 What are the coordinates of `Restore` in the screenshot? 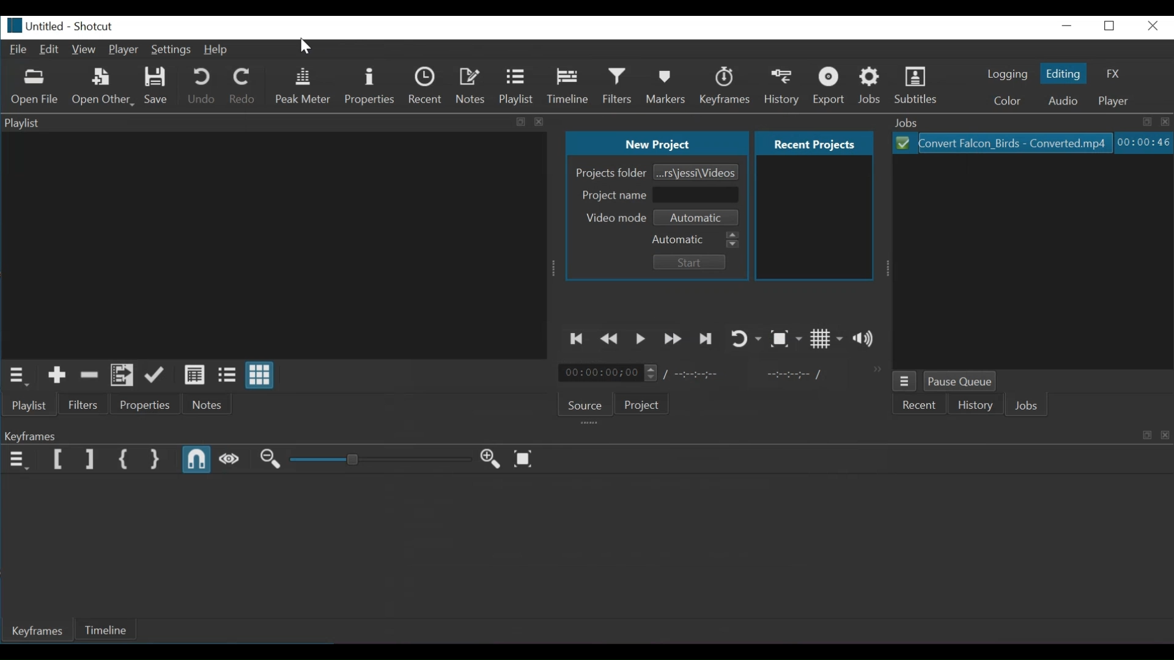 It's located at (1111, 28).